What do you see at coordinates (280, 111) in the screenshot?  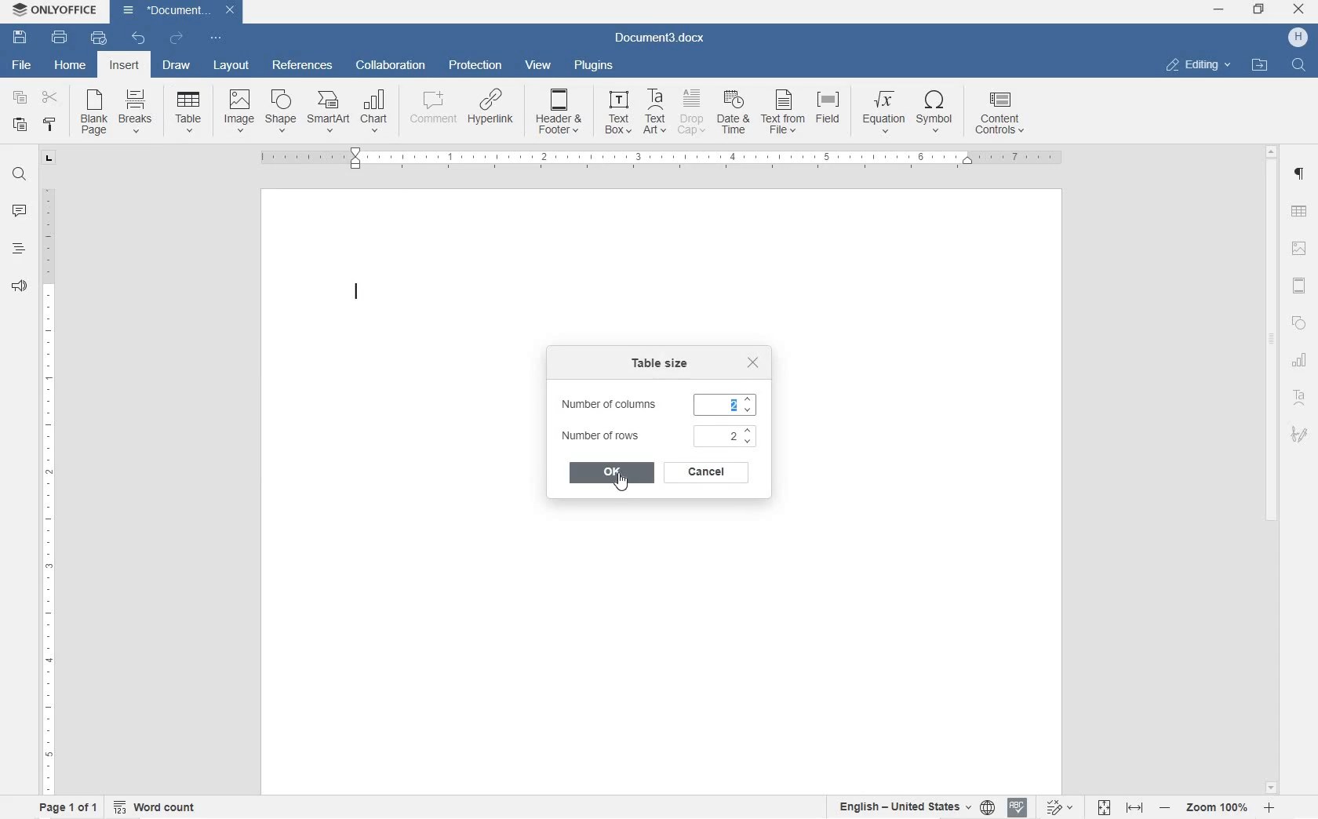 I see `Shape` at bounding box center [280, 111].